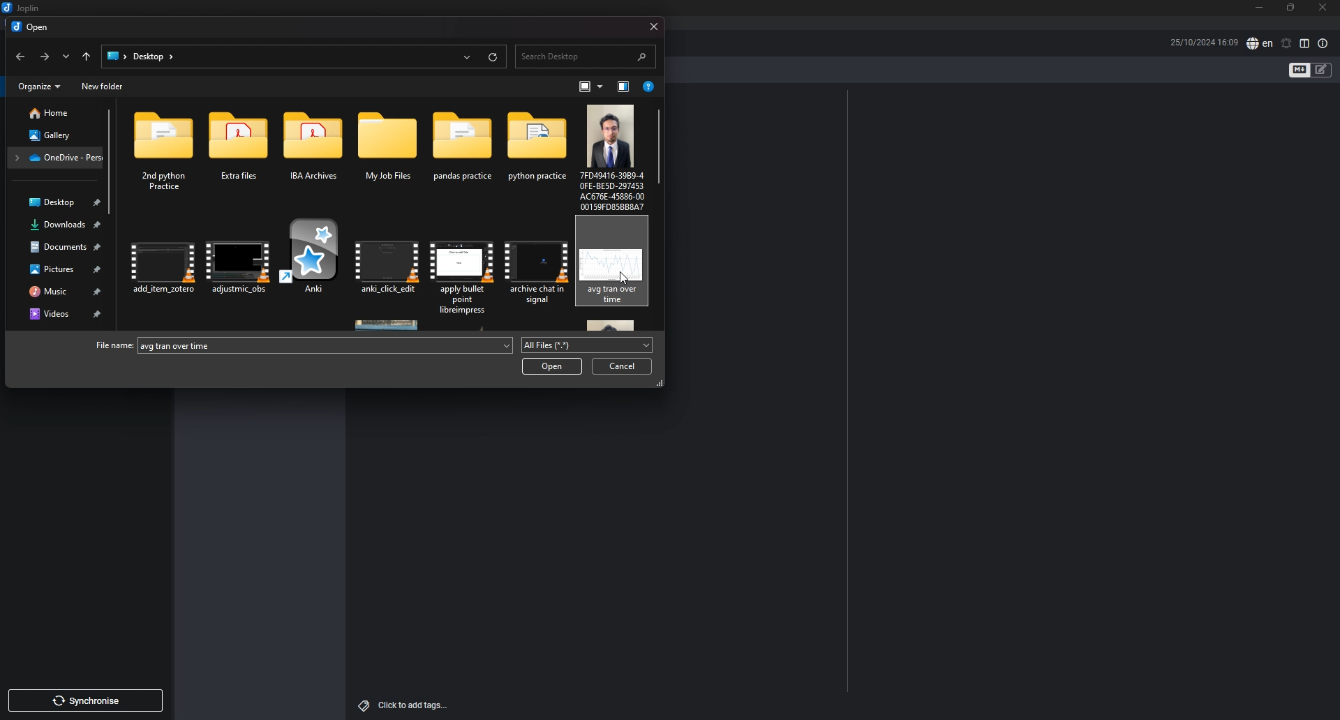  Describe the element at coordinates (329, 347) in the screenshot. I see `avg.tran over time` at that location.